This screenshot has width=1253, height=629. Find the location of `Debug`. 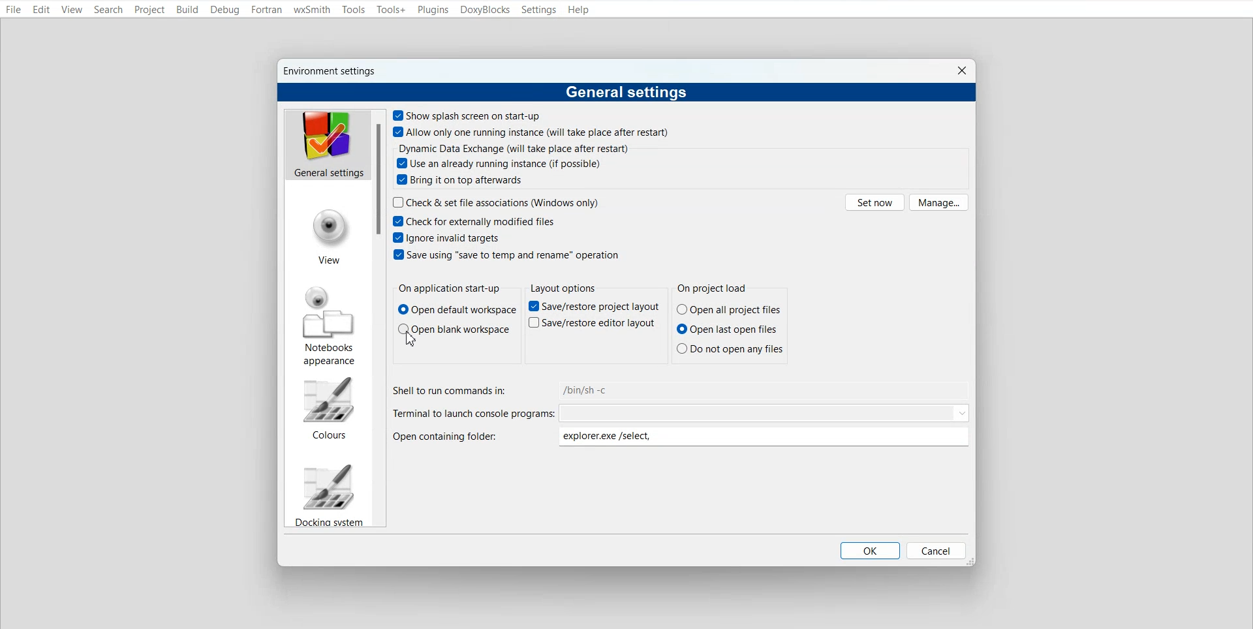

Debug is located at coordinates (224, 10).